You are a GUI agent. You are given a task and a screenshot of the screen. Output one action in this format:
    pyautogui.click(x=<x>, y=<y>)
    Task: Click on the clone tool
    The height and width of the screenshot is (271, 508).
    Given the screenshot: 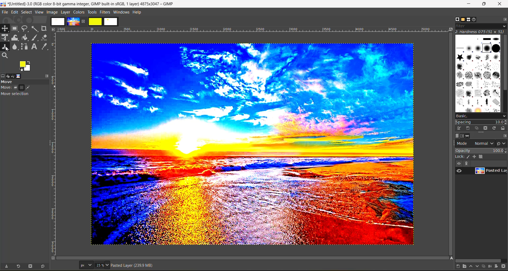 What is the action you would take?
    pyautogui.click(x=5, y=47)
    